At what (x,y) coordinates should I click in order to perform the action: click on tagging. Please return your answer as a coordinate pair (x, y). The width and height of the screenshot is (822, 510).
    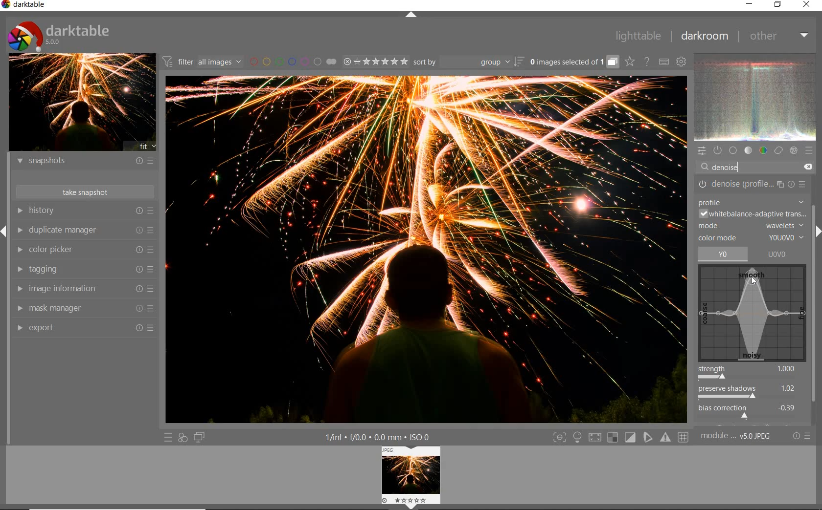
    Looking at the image, I should click on (85, 270).